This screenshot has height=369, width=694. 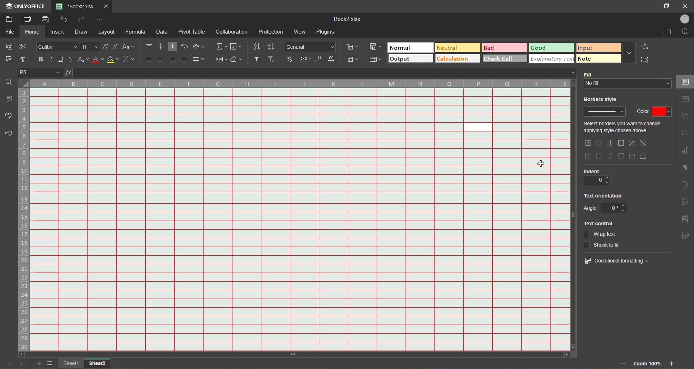 What do you see at coordinates (128, 47) in the screenshot?
I see `change case` at bounding box center [128, 47].